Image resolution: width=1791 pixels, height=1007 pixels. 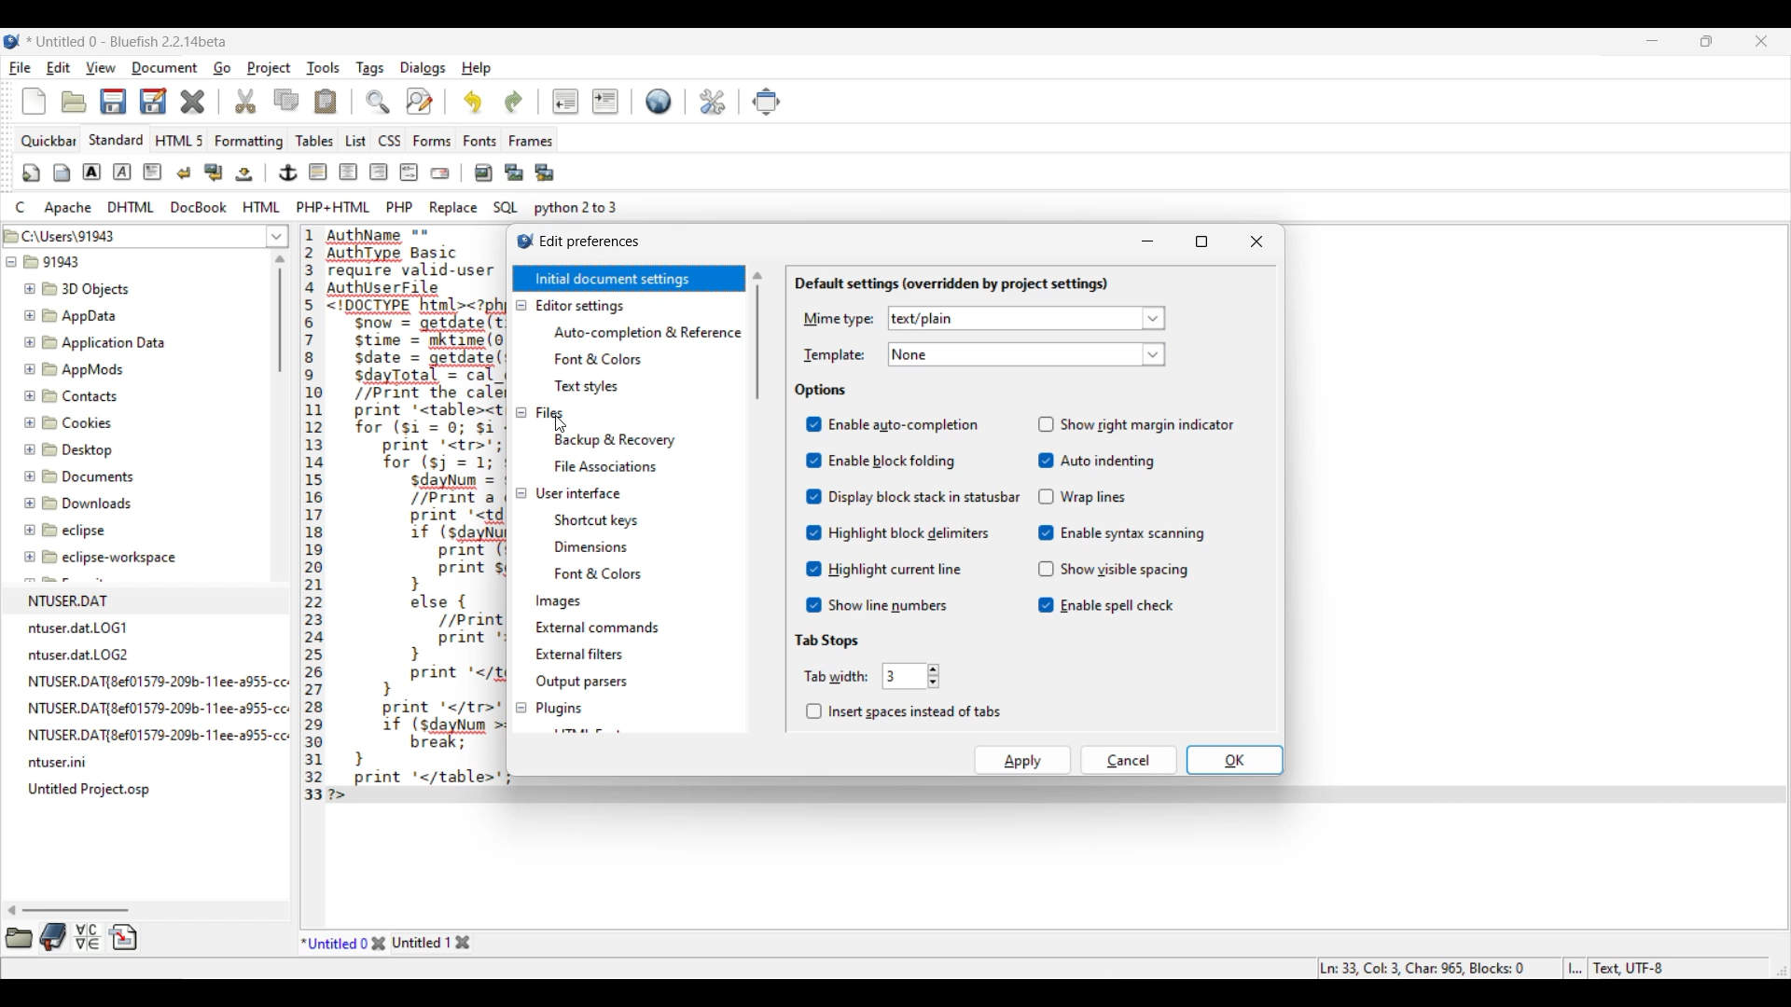 I want to click on Close, so click(x=1257, y=241).